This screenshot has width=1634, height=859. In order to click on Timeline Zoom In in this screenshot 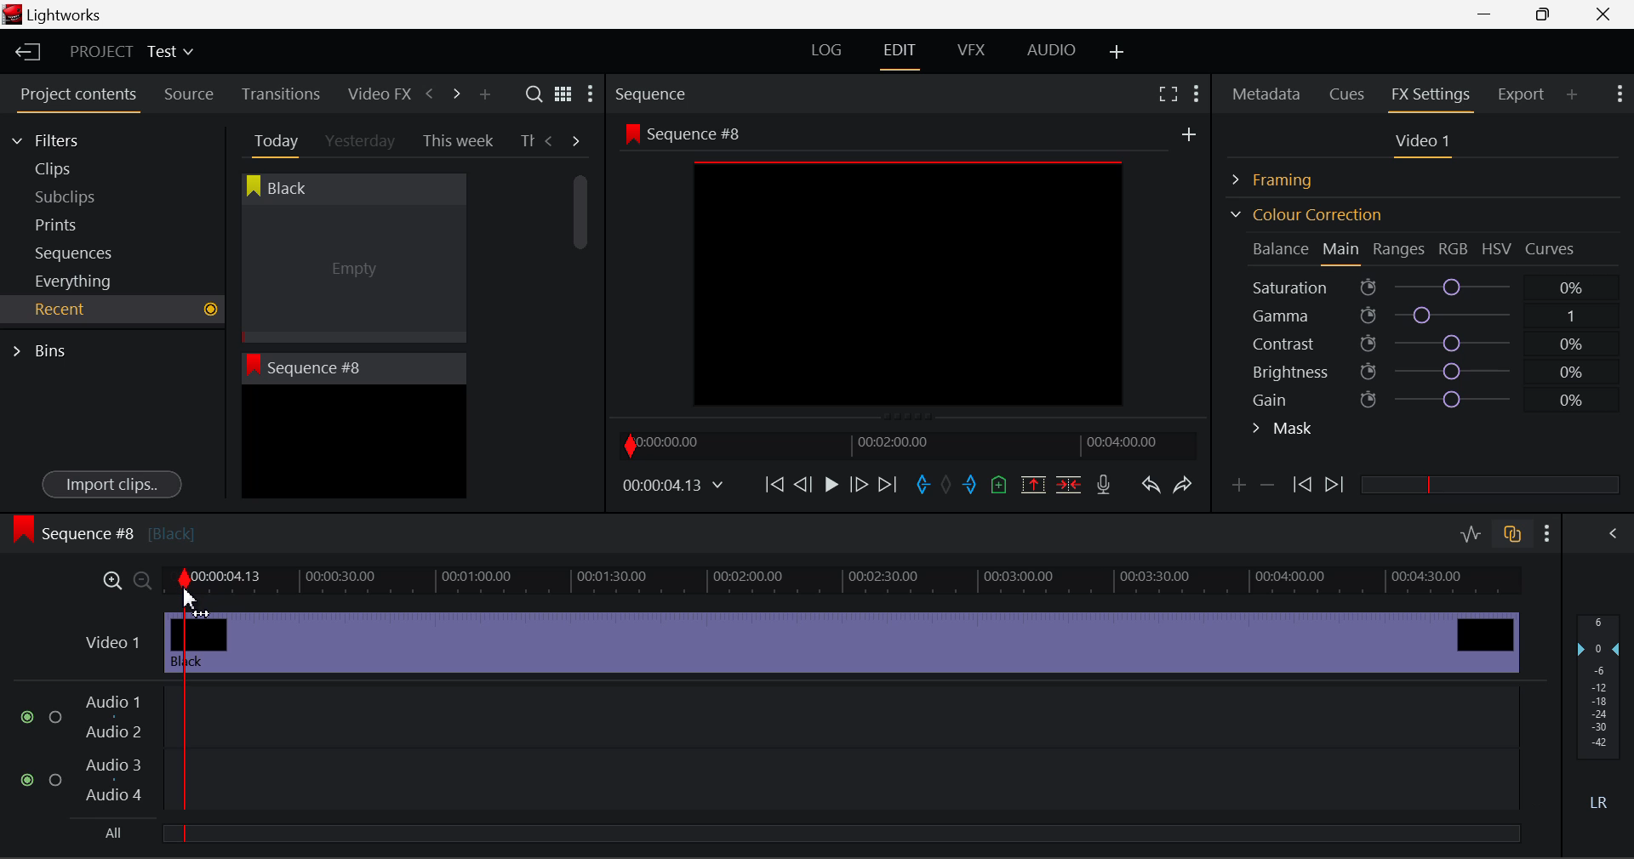, I will do `click(109, 580)`.